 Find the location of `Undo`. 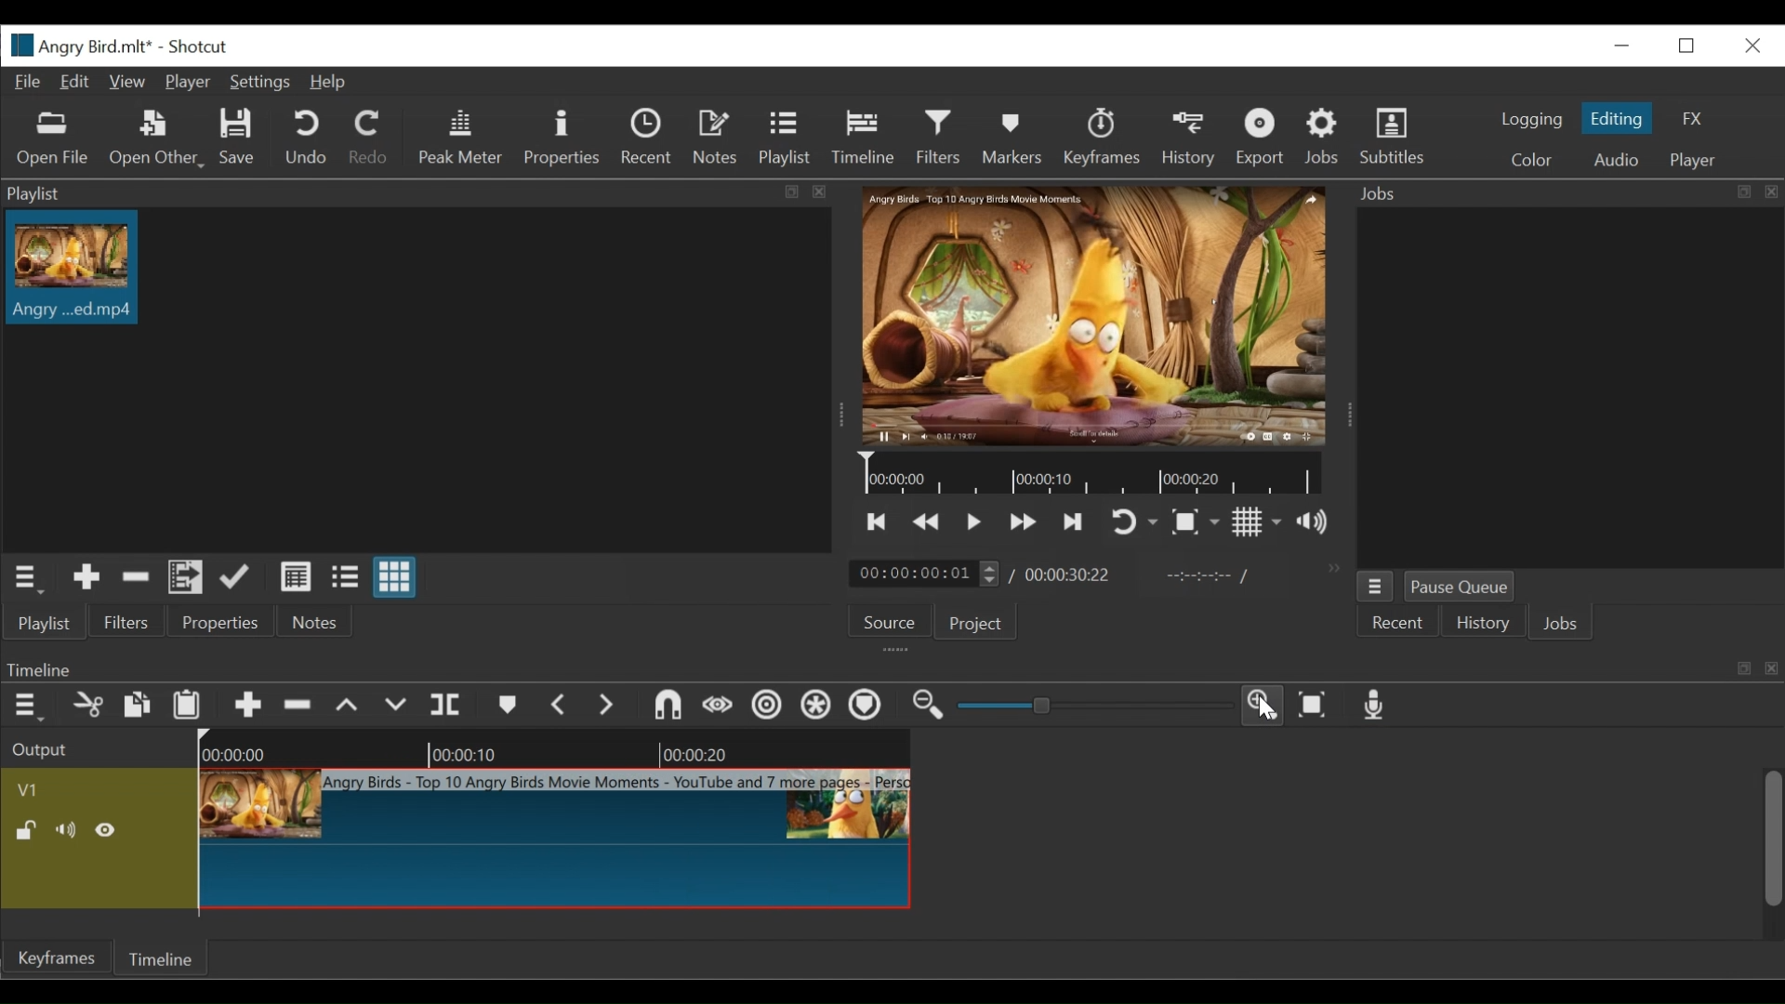

Undo is located at coordinates (305, 139).